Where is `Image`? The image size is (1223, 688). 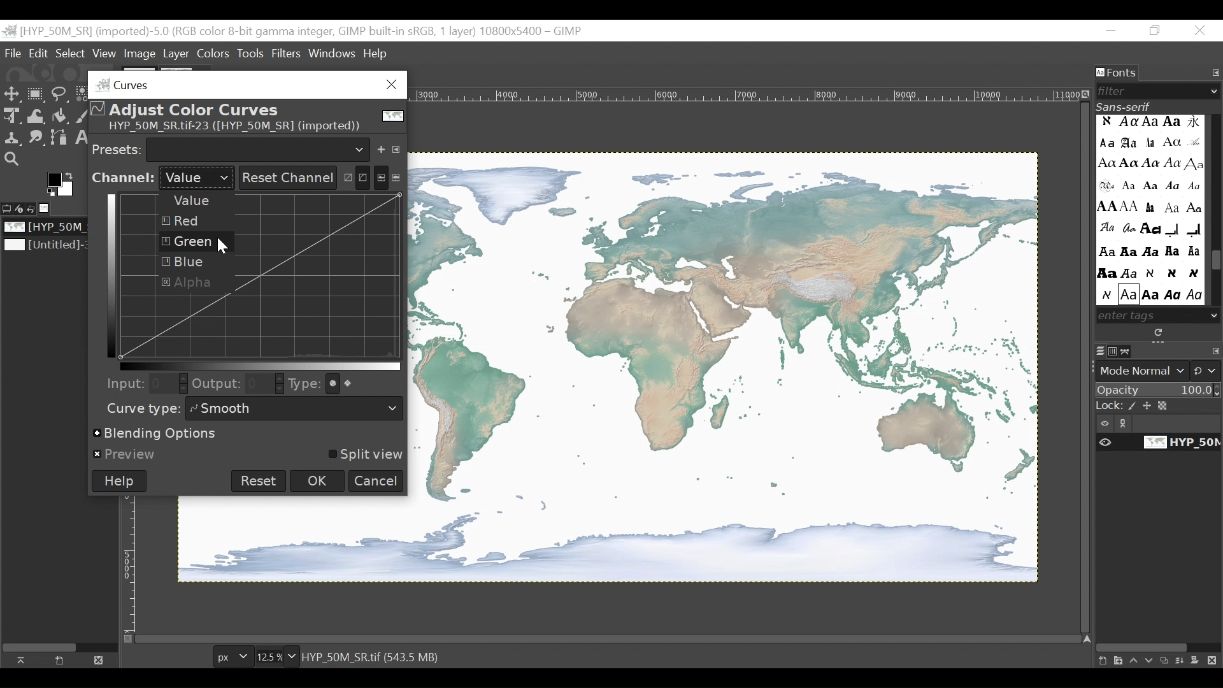
Image is located at coordinates (46, 246).